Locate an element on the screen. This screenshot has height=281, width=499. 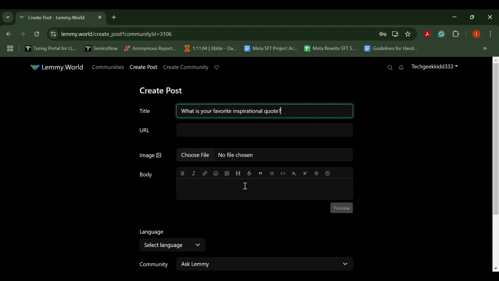
Techgeekkidd333 is located at coordinates (434, 68).